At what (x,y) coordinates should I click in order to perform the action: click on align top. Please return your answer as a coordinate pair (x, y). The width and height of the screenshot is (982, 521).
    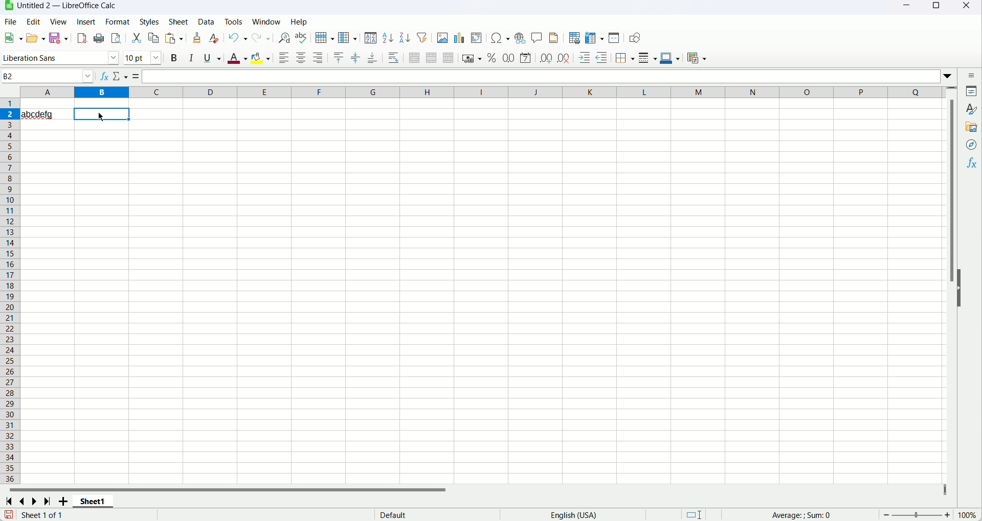
    Looking at the image, I should click on (339, 58).